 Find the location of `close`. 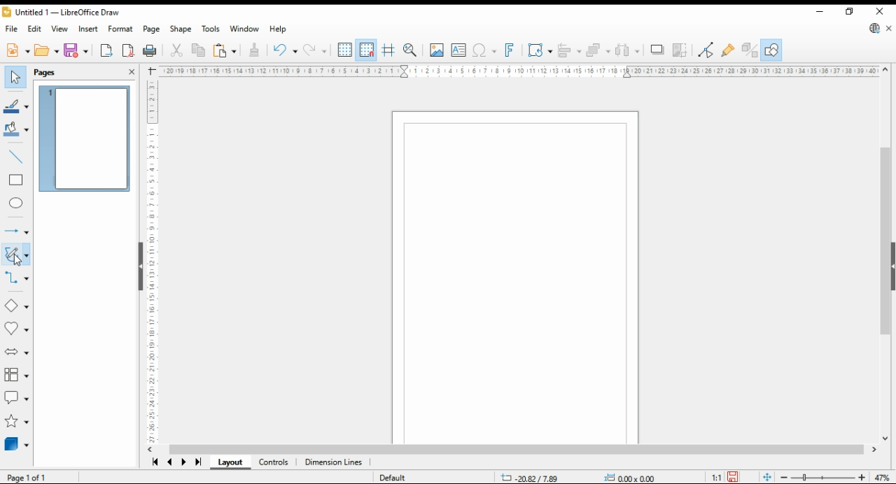

close is located at coordinates (883, 12).